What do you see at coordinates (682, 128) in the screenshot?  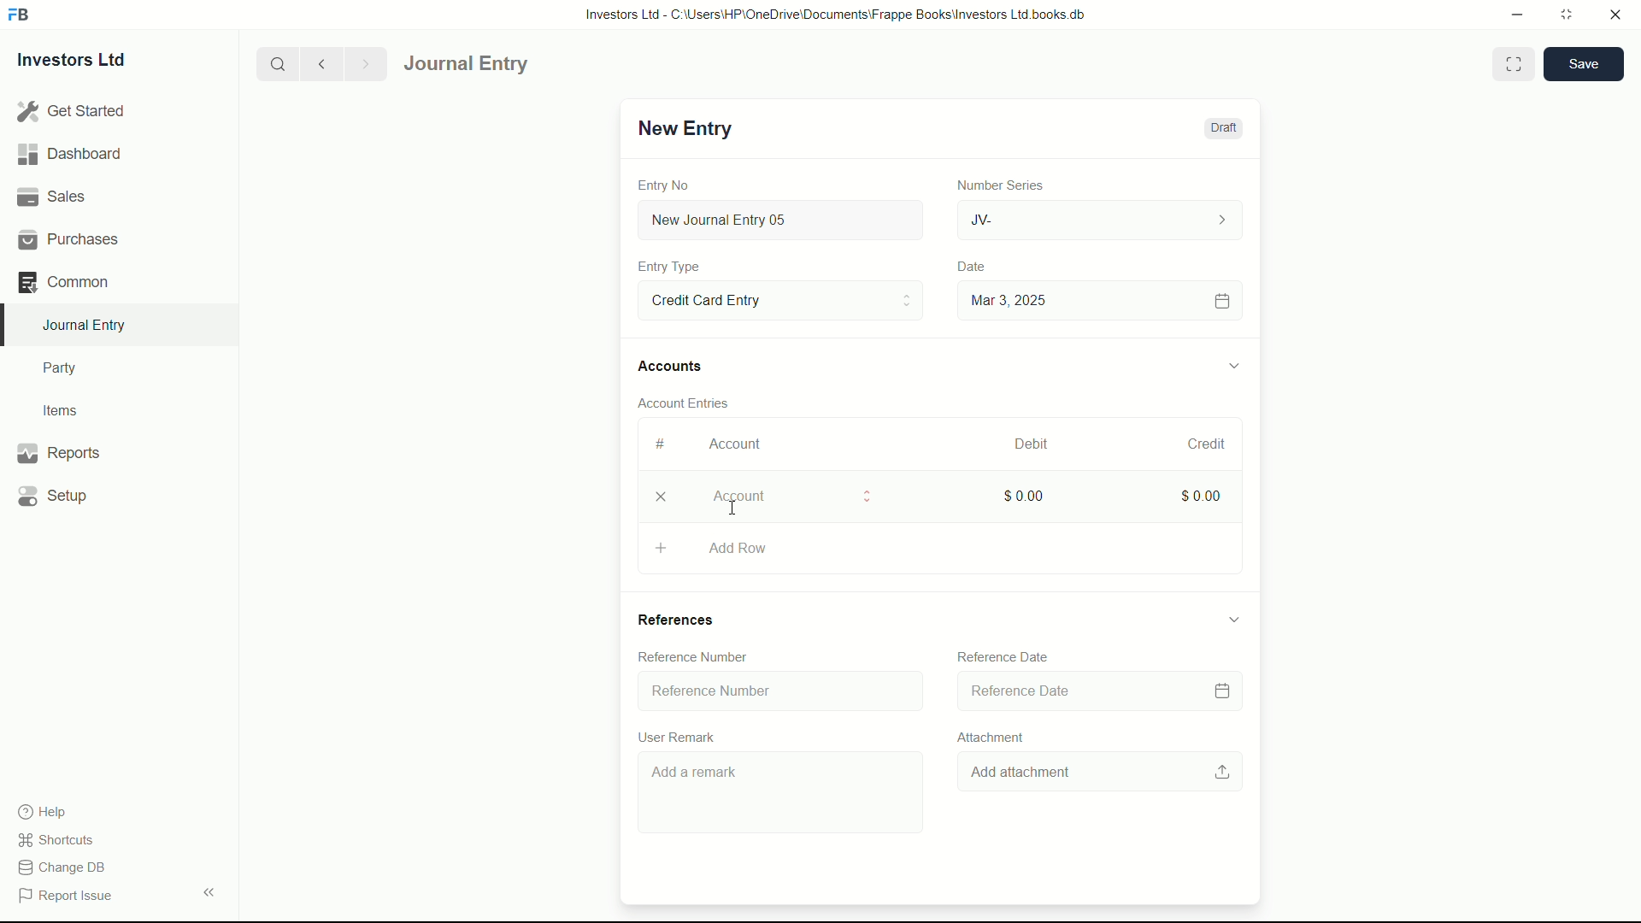 I see `New Entry` at bounding box center [682, 128].